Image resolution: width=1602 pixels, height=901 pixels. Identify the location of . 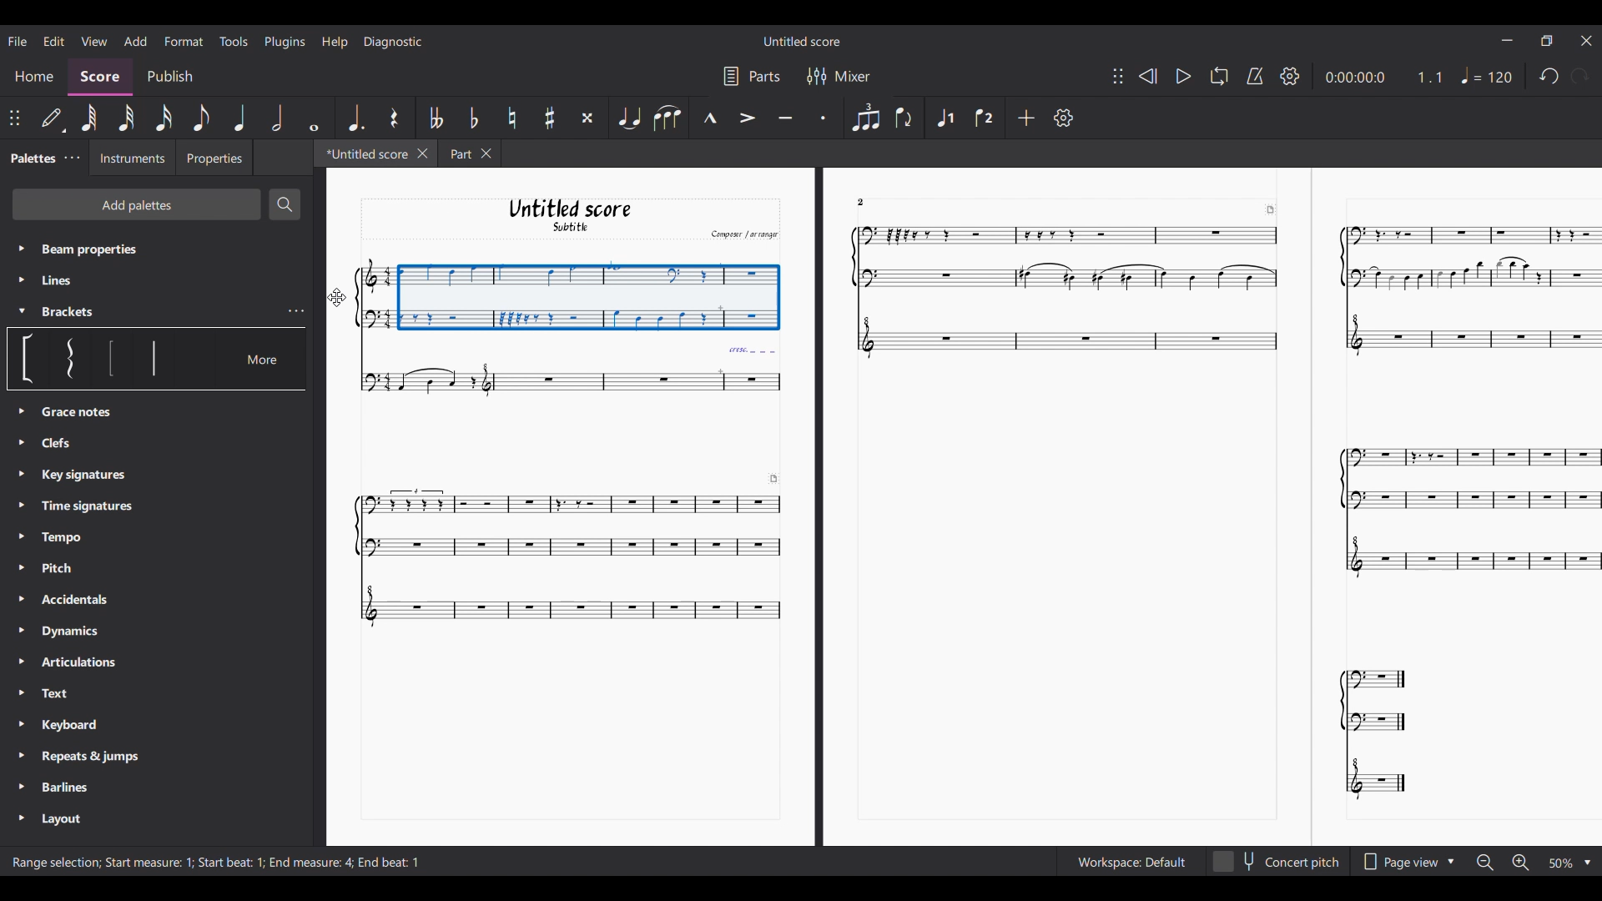
(18, 660).